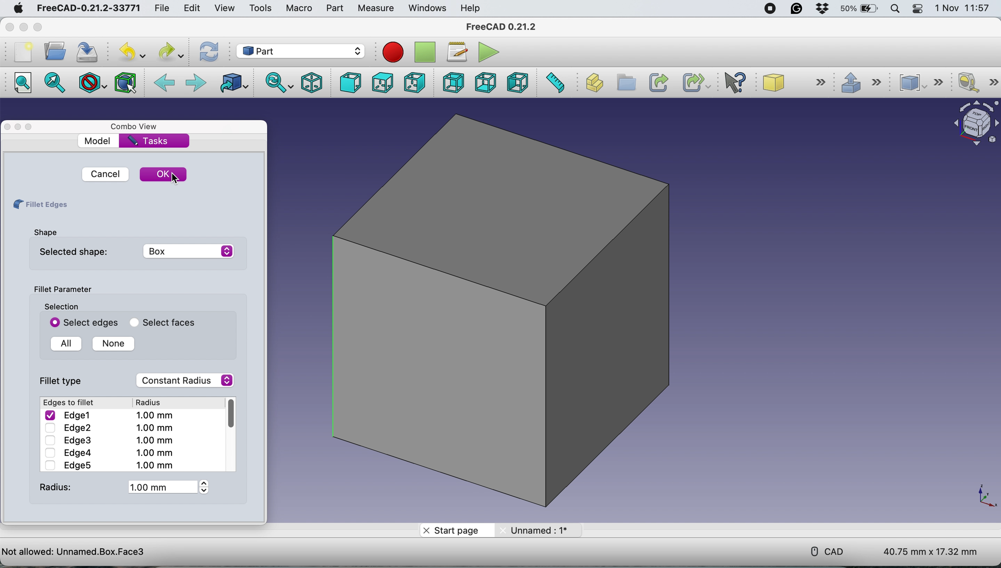 The image size is (1001, 568). I want to click on measure distance, so click(554, 83).